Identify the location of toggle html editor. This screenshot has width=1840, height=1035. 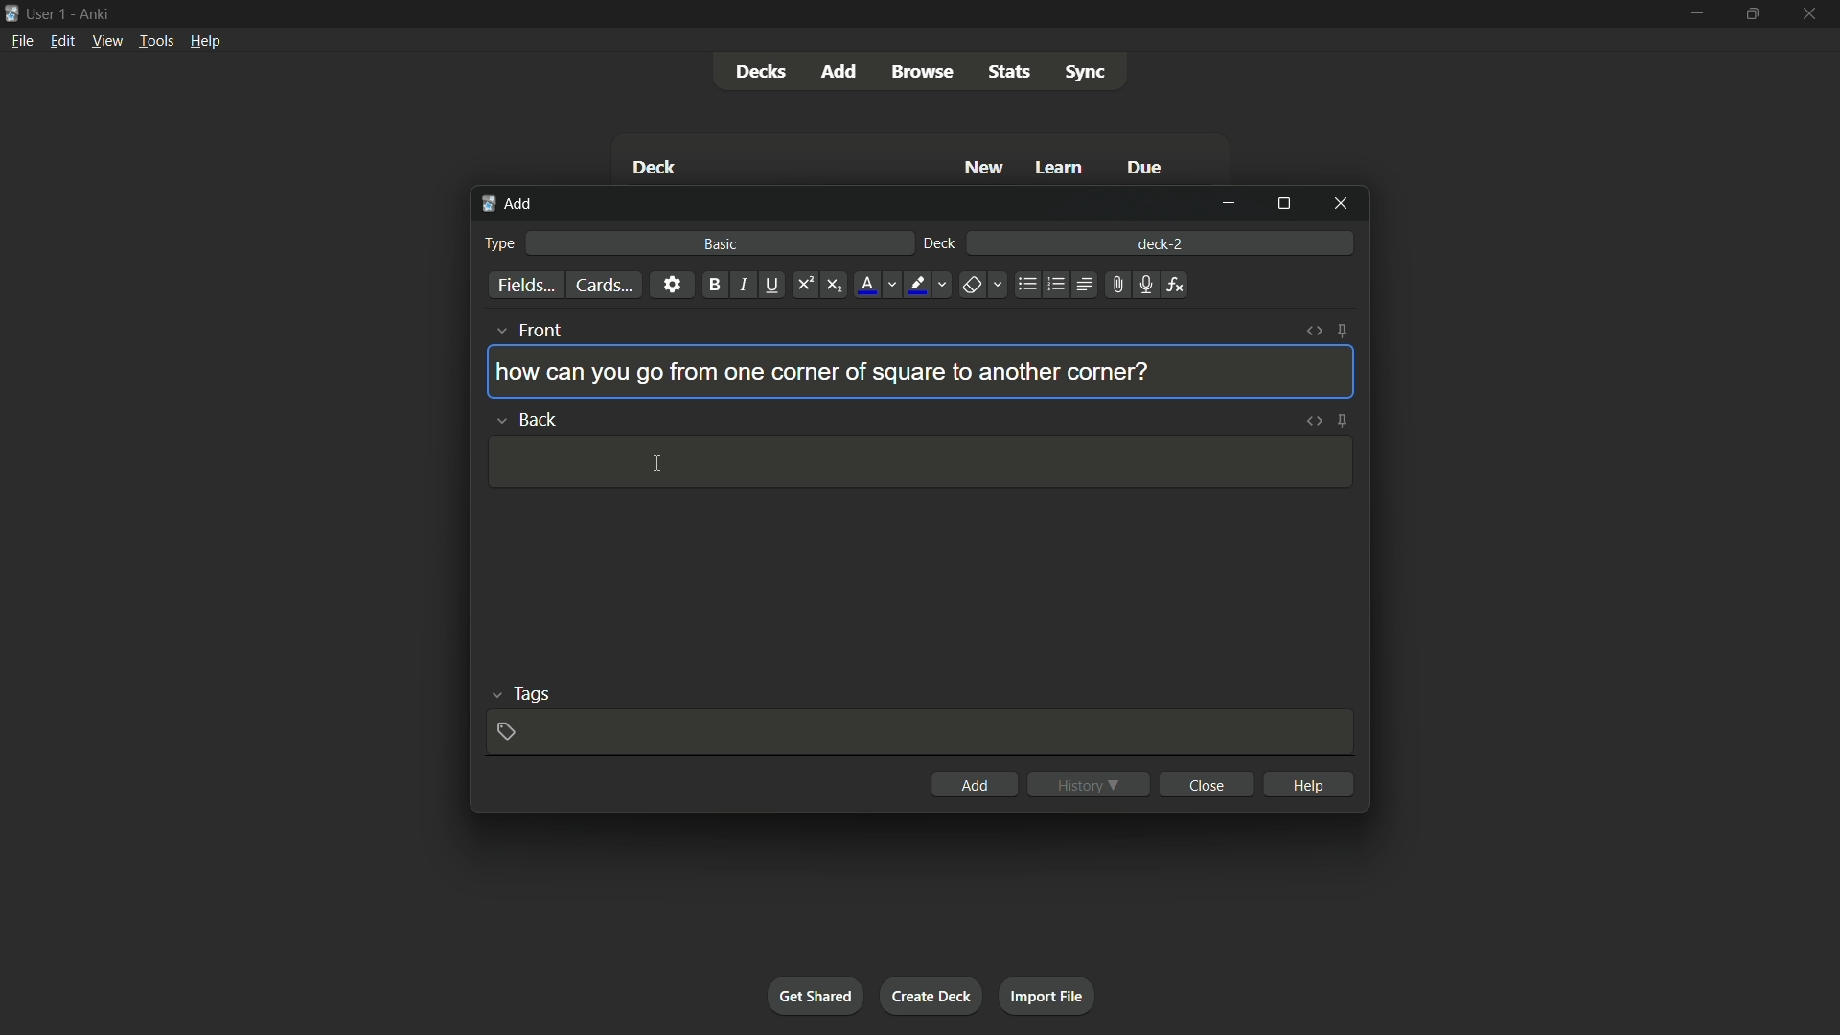
(1314, 419).